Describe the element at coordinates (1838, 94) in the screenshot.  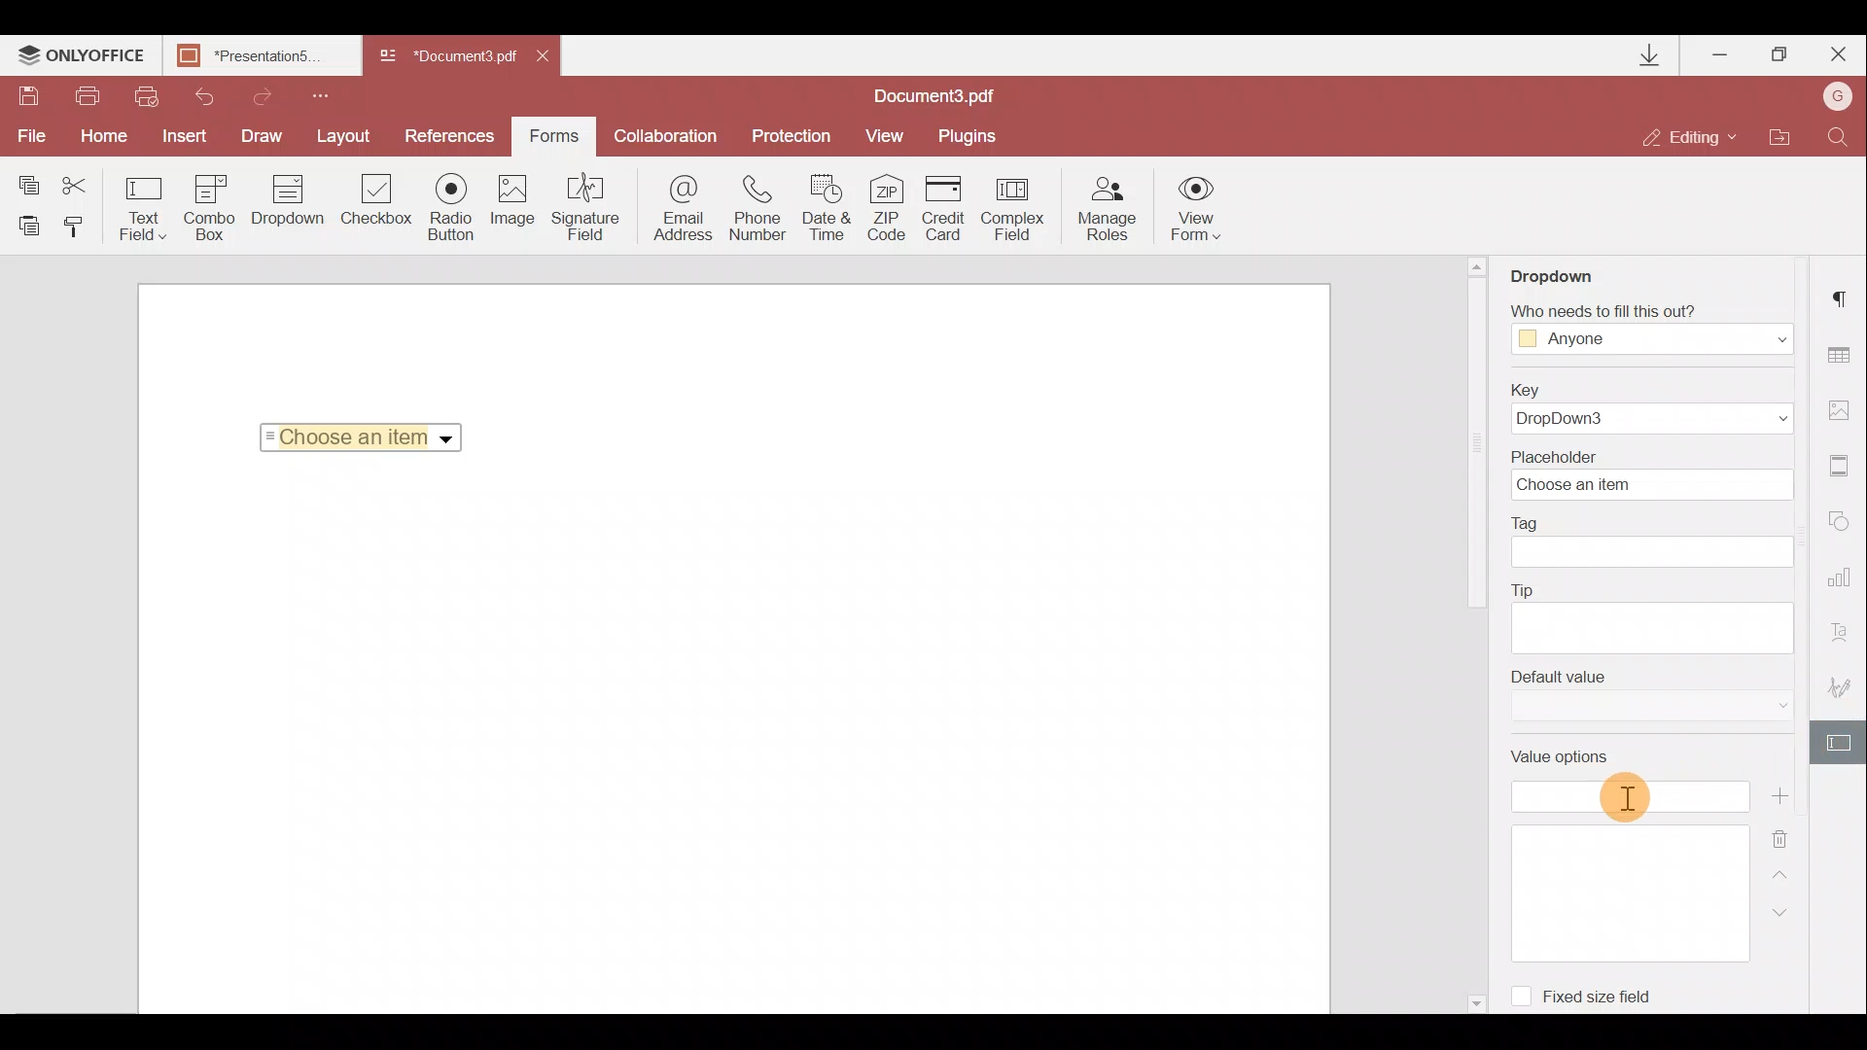
I see `Account name` at that location.